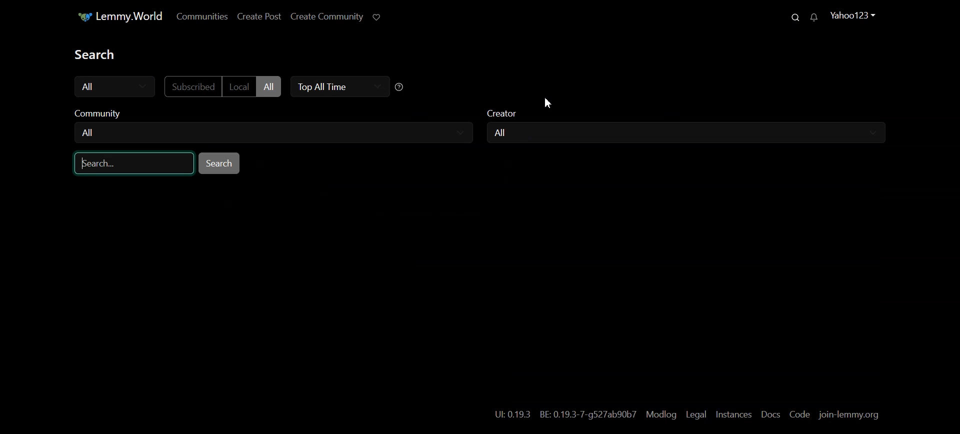  Describe the element at coordinates (191, 86) in the screenshot. I see `Subscribed` at that location.